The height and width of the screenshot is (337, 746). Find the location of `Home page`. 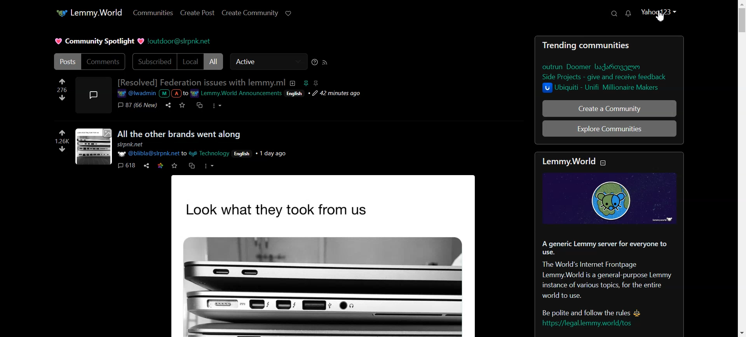

Home page is located at coordinates (89, 13).